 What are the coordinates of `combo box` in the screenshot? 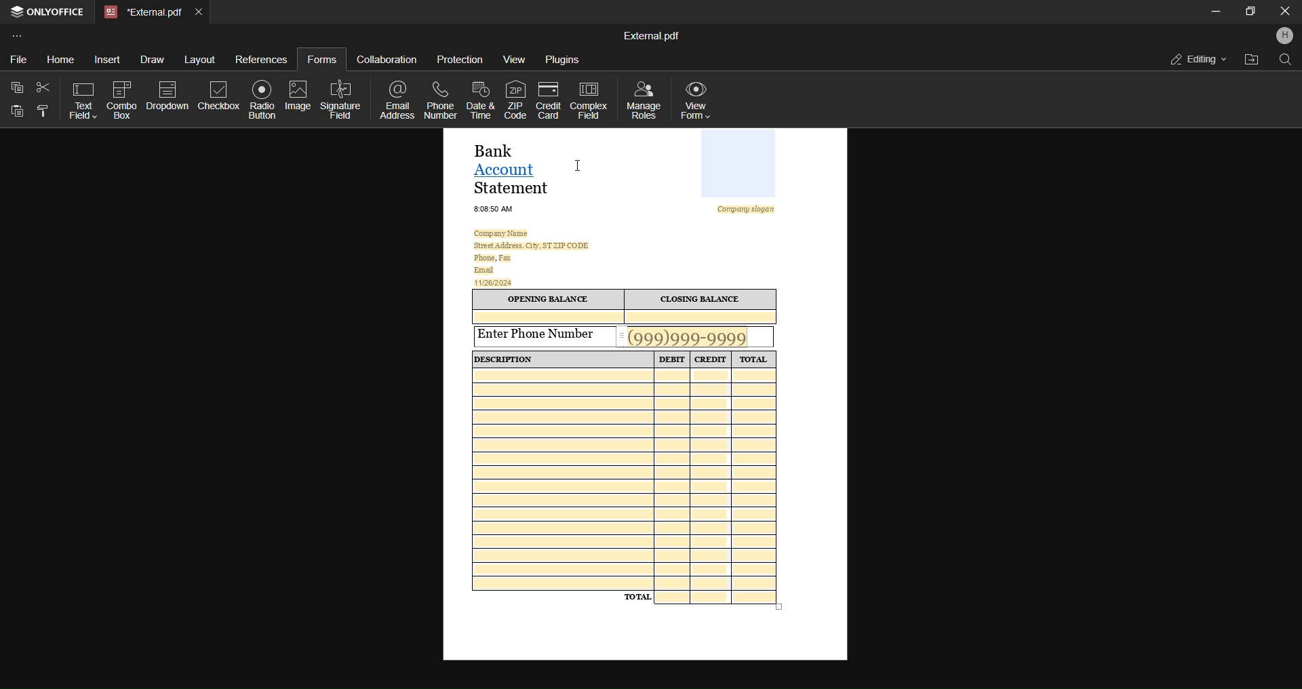 It's located at (121, 98).